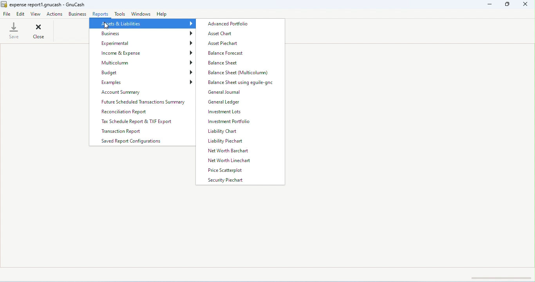 The image size is (535, 282). I want to click on investment portfolio, so click(230, 122).